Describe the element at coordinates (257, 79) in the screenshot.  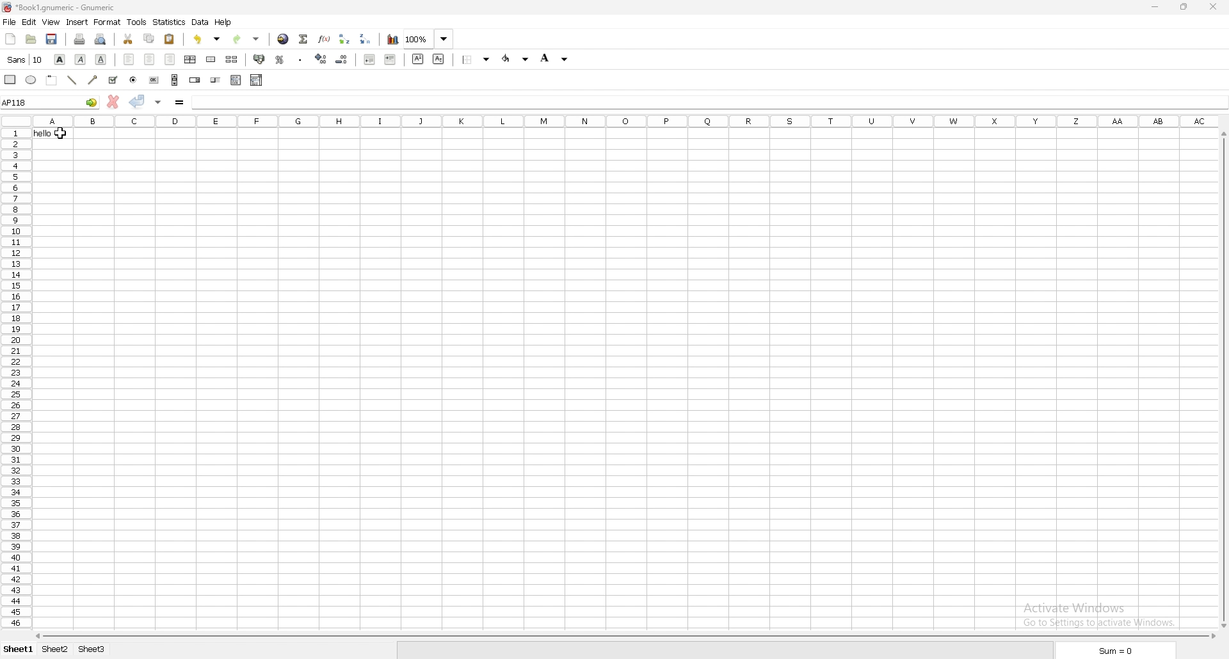
I see `combo box` at that location.